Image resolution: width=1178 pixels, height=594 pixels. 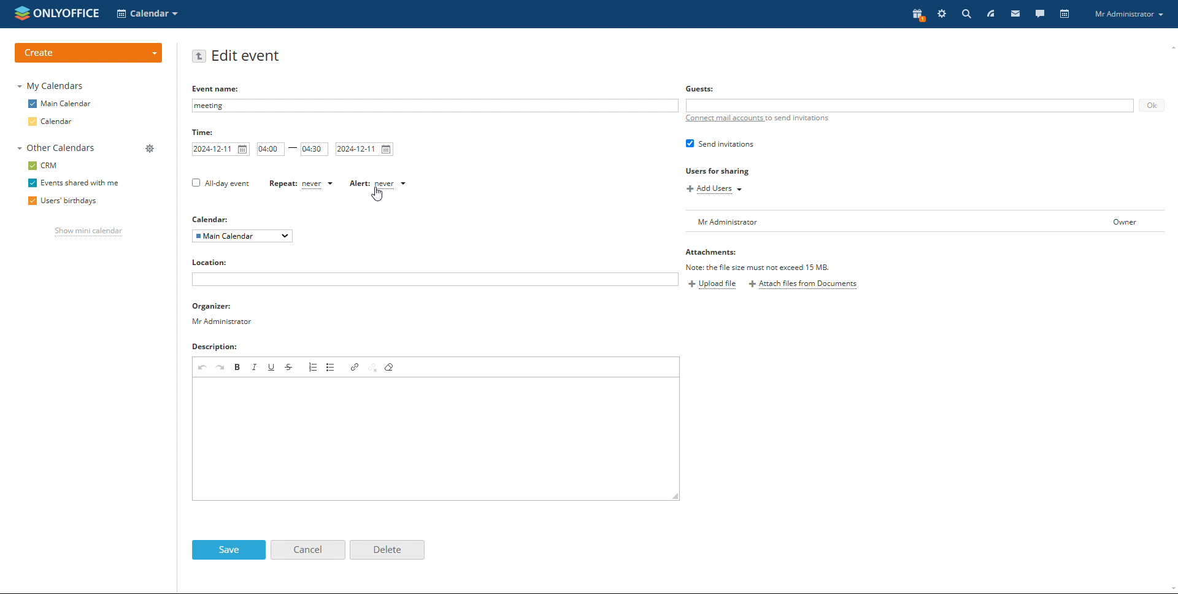 What do you see at coordinates (372, 368) in the screenshot?
I see `unlink` at bounding box center [372, 368].